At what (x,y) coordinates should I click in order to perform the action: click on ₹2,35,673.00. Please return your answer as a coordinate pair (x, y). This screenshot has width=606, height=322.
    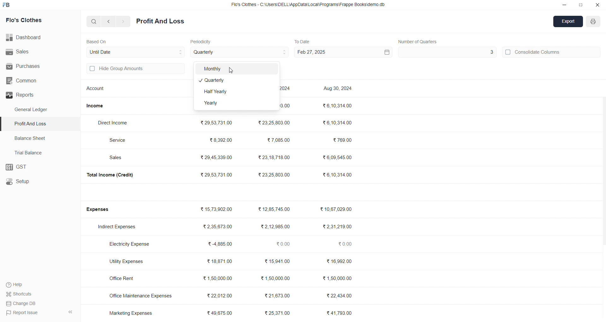
    Looking at the image, I should click on (218, 227).